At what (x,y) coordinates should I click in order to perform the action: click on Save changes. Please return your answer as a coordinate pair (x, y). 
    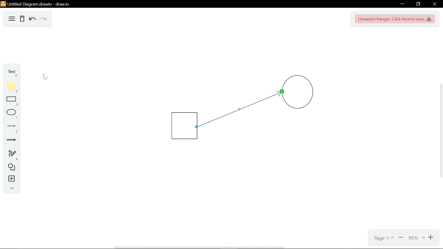
    Looking at the image, I should click on (395, 19).